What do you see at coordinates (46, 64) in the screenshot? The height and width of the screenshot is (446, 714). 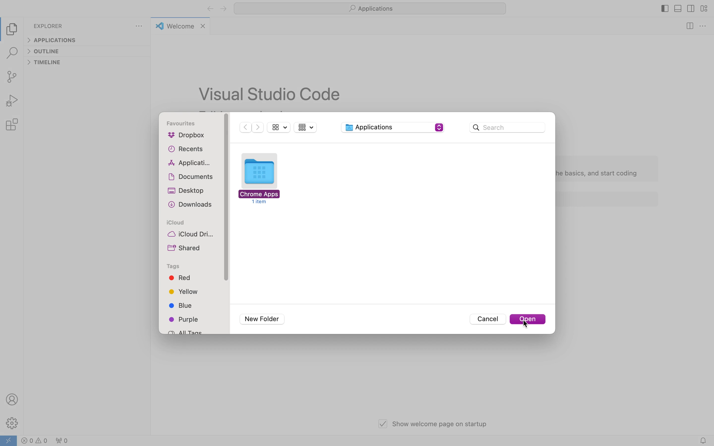 I see `timeline` at bounding box center [46, 64].